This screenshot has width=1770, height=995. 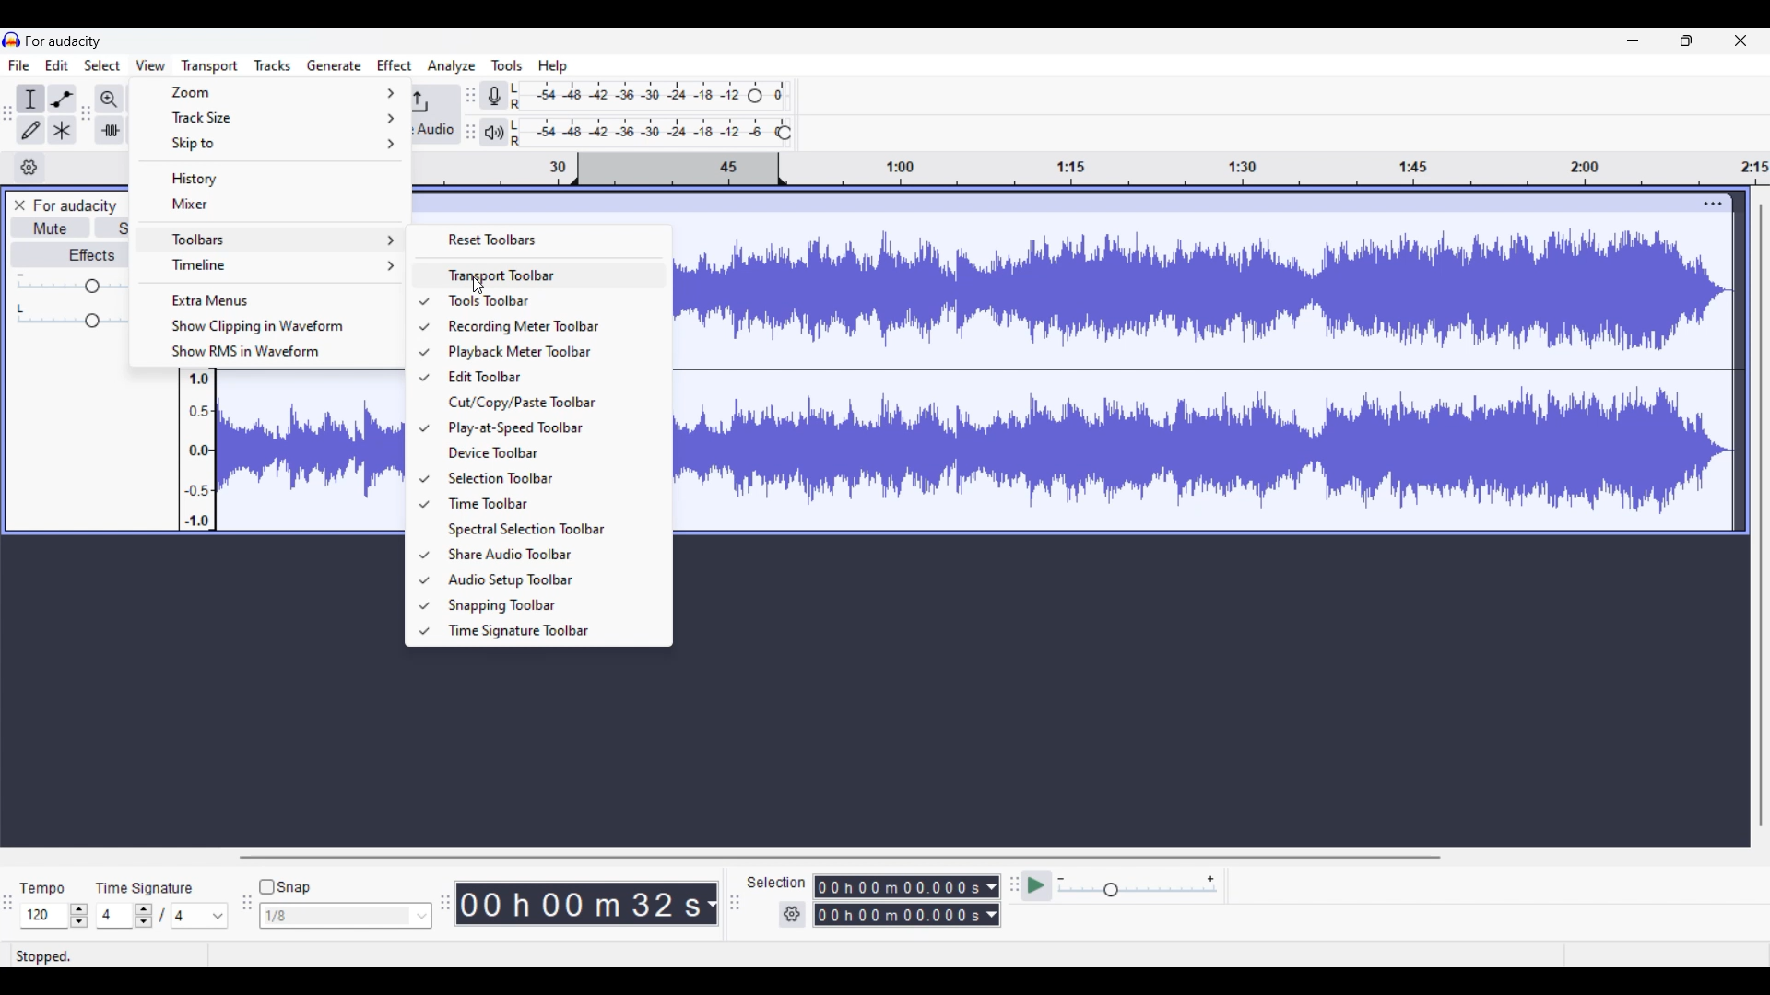 I want to click on Edit toolbar, so click(x=548, y=377).